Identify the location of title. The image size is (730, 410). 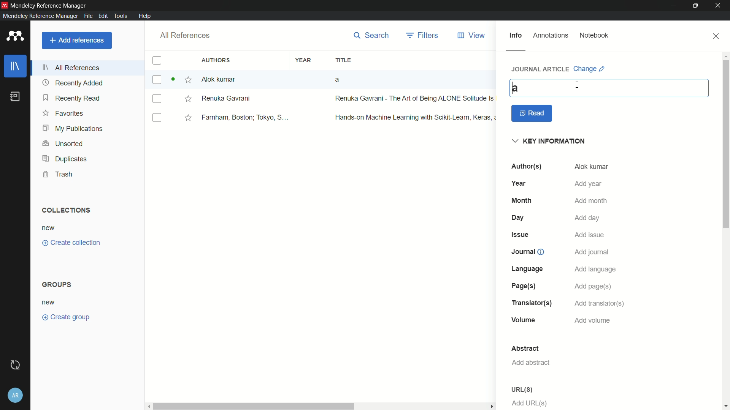
(343, 61).